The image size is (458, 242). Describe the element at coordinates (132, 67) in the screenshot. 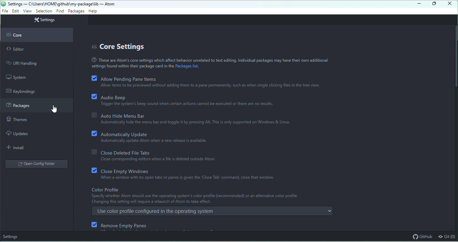

I see `settings found within...` at that location.